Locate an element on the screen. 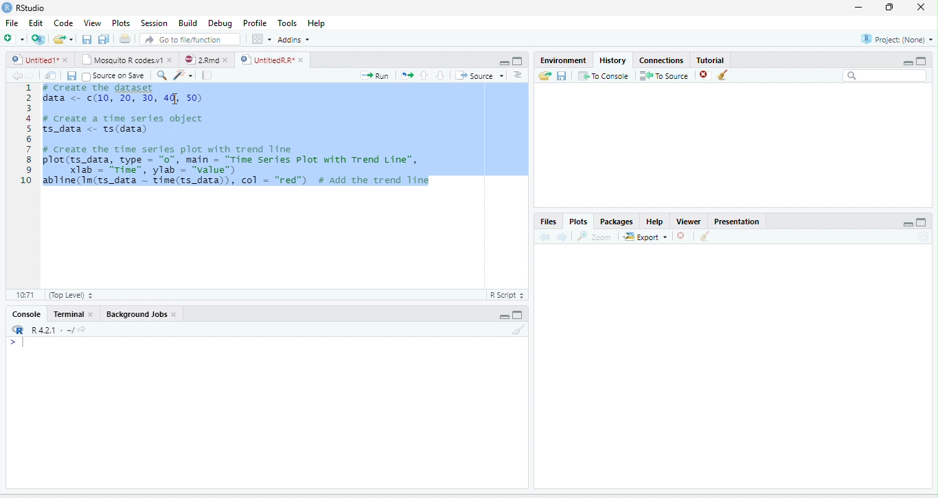 This screenshot has height=498, width=938. Maximize is located at coordinates (922, 60).